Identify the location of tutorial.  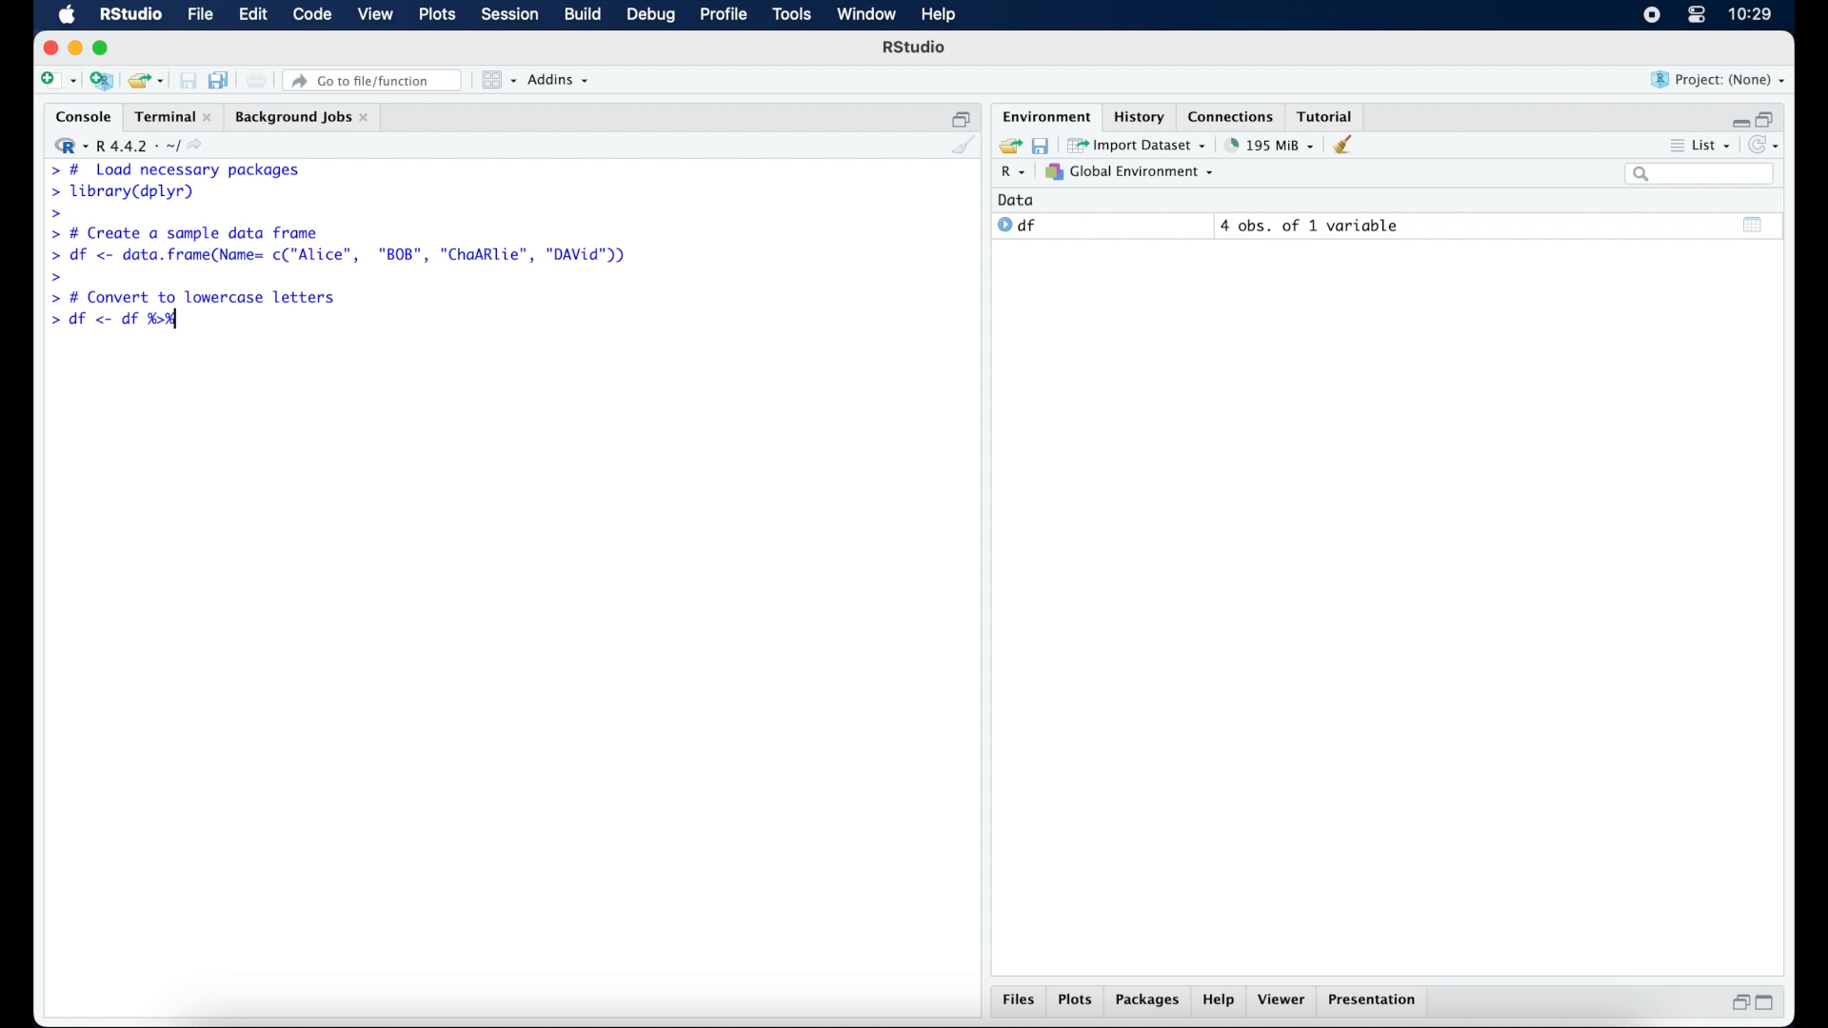
(1329, 115).